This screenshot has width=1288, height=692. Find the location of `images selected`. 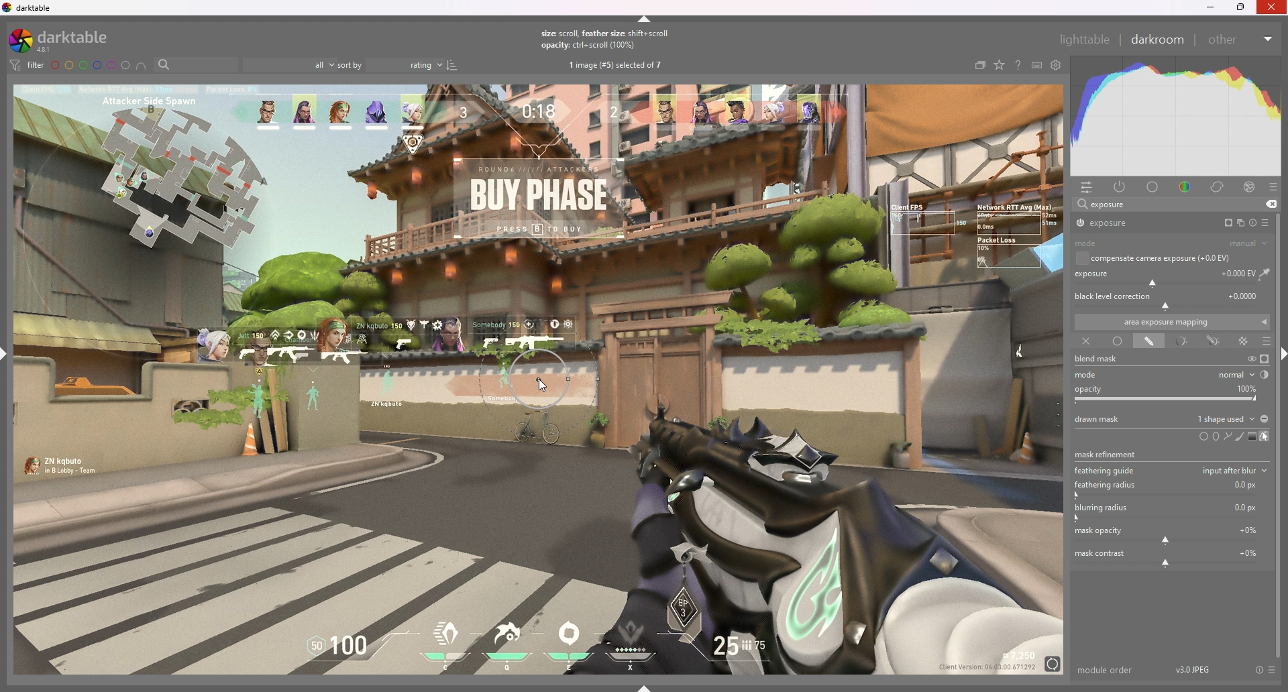

images selected is located at coordinates (617, 66).